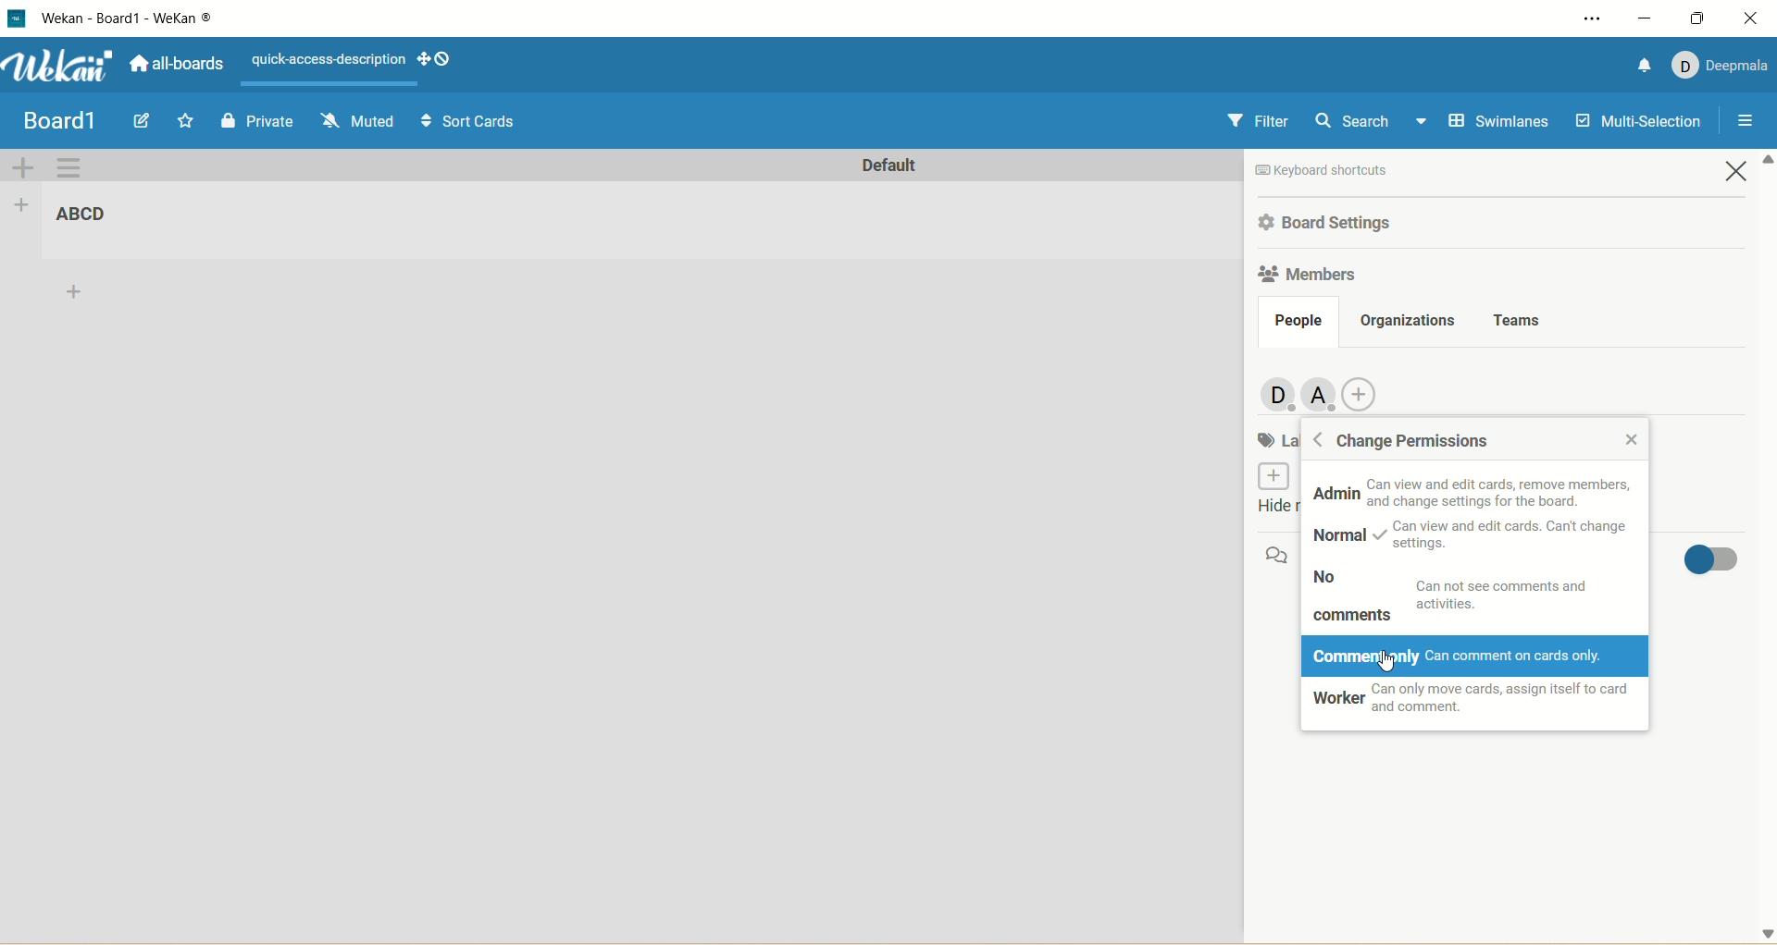 This screenshot has width=1777, height=945. What do you see at coordinates (1356, 615) in the screenshot?
I see `comments` at bounding box center [1356, 615].